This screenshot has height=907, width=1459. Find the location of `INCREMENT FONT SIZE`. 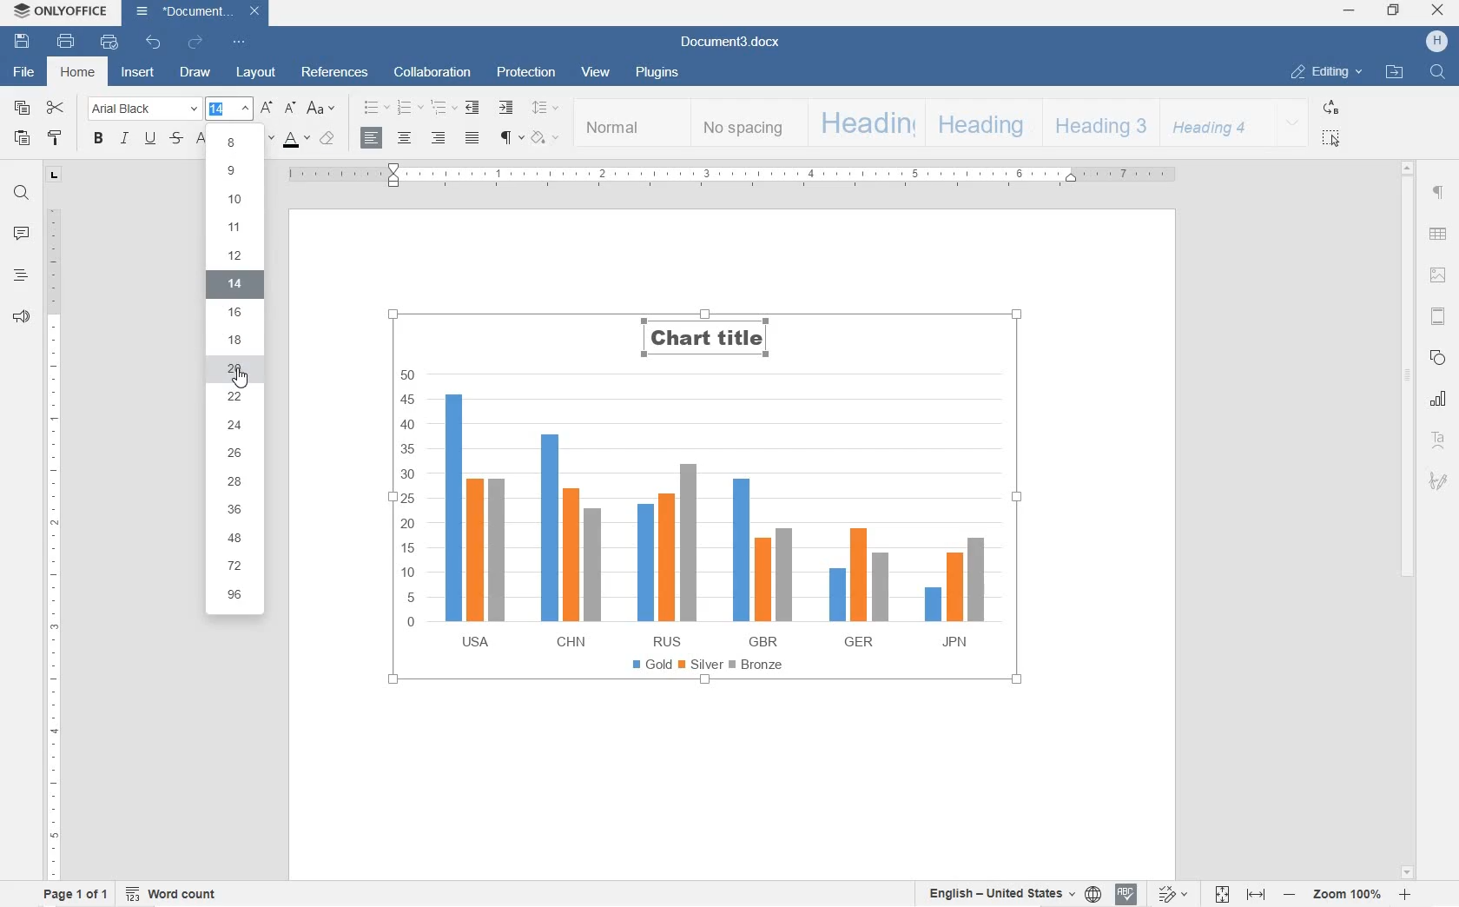

INCREMENT FONT SIZE is located at coordinates (267, 108).